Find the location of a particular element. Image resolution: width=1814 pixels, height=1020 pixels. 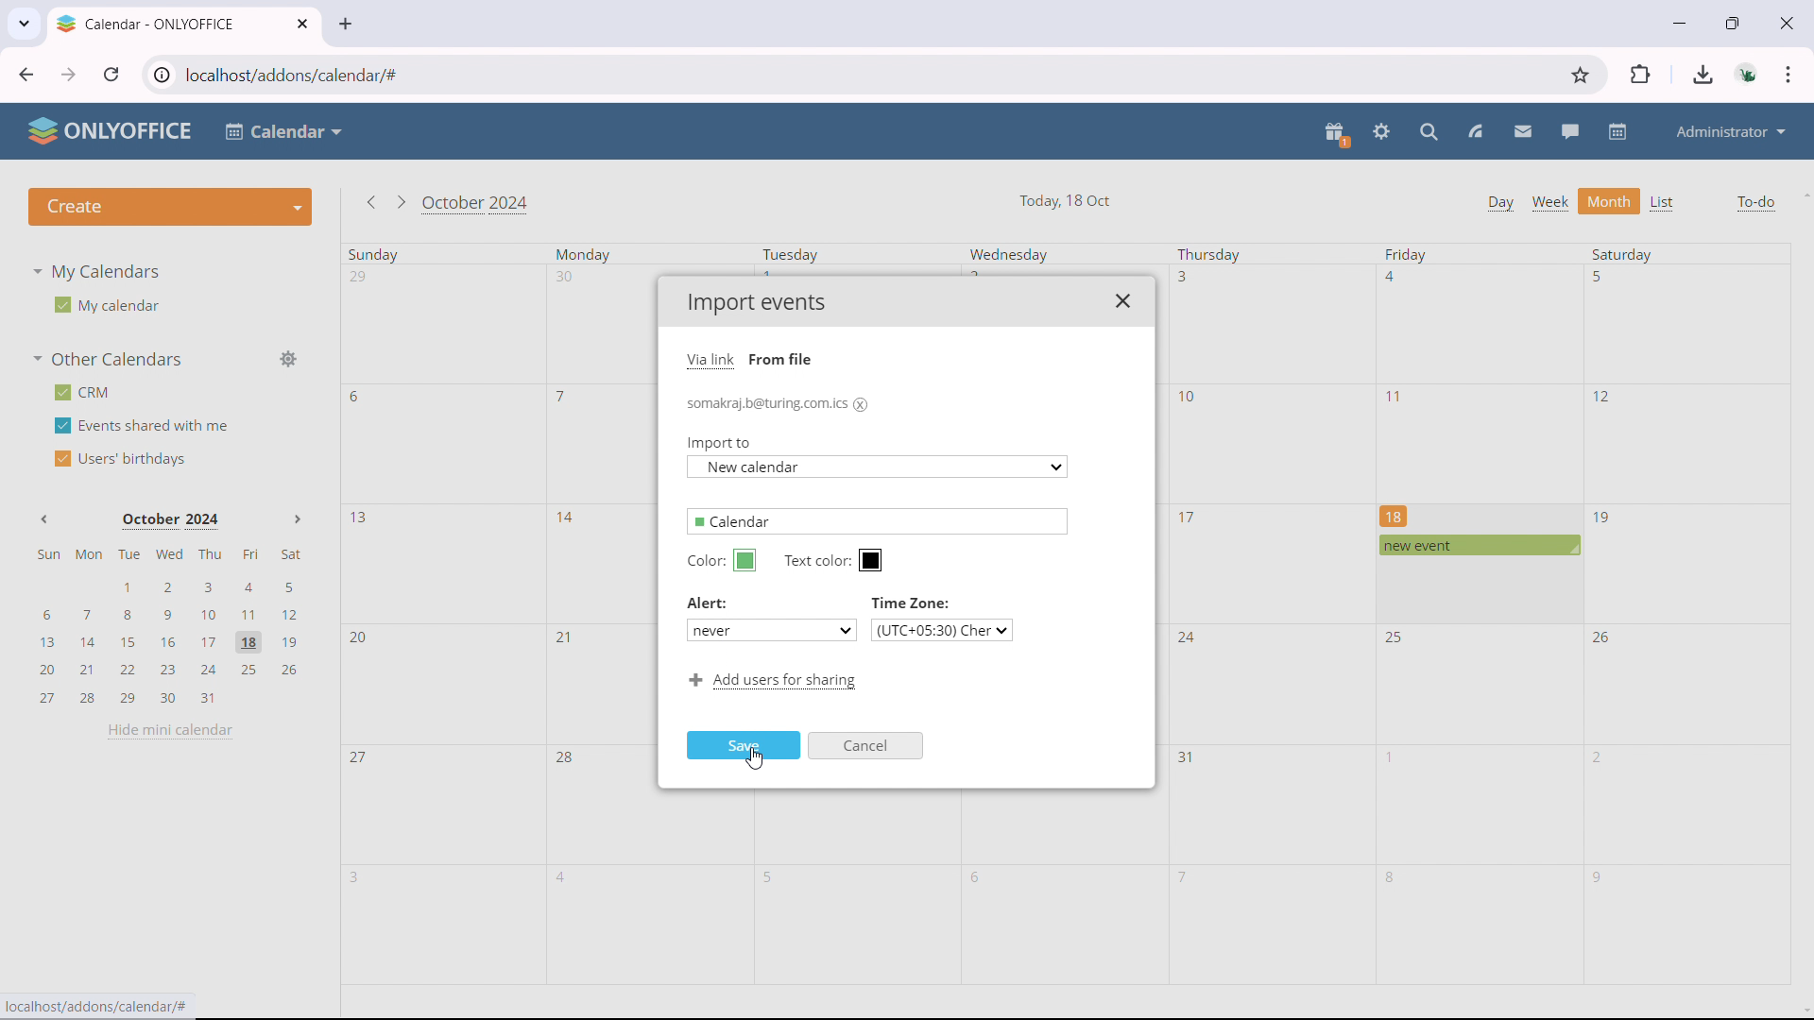

day is located at coordinates (1500, 203).